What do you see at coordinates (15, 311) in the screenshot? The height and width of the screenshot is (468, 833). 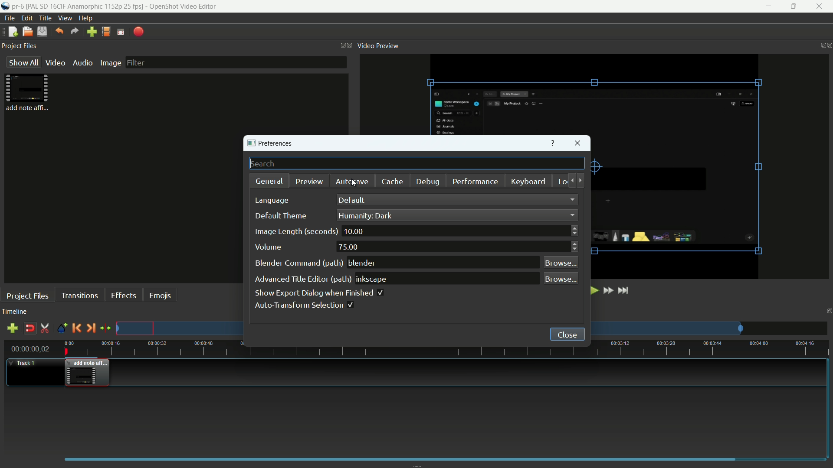 I see `timeline` at bounding box center [15, 311].